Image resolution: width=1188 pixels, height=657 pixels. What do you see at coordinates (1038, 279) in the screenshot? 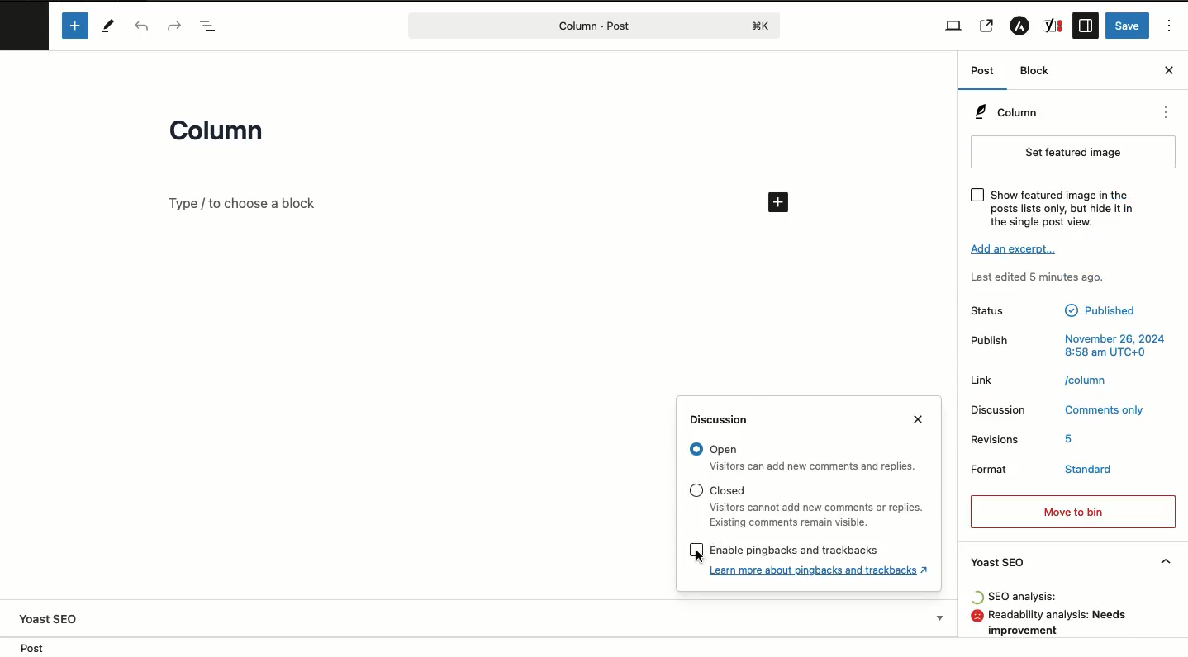
I see `Last edited` at bounding box center [1038, 279].